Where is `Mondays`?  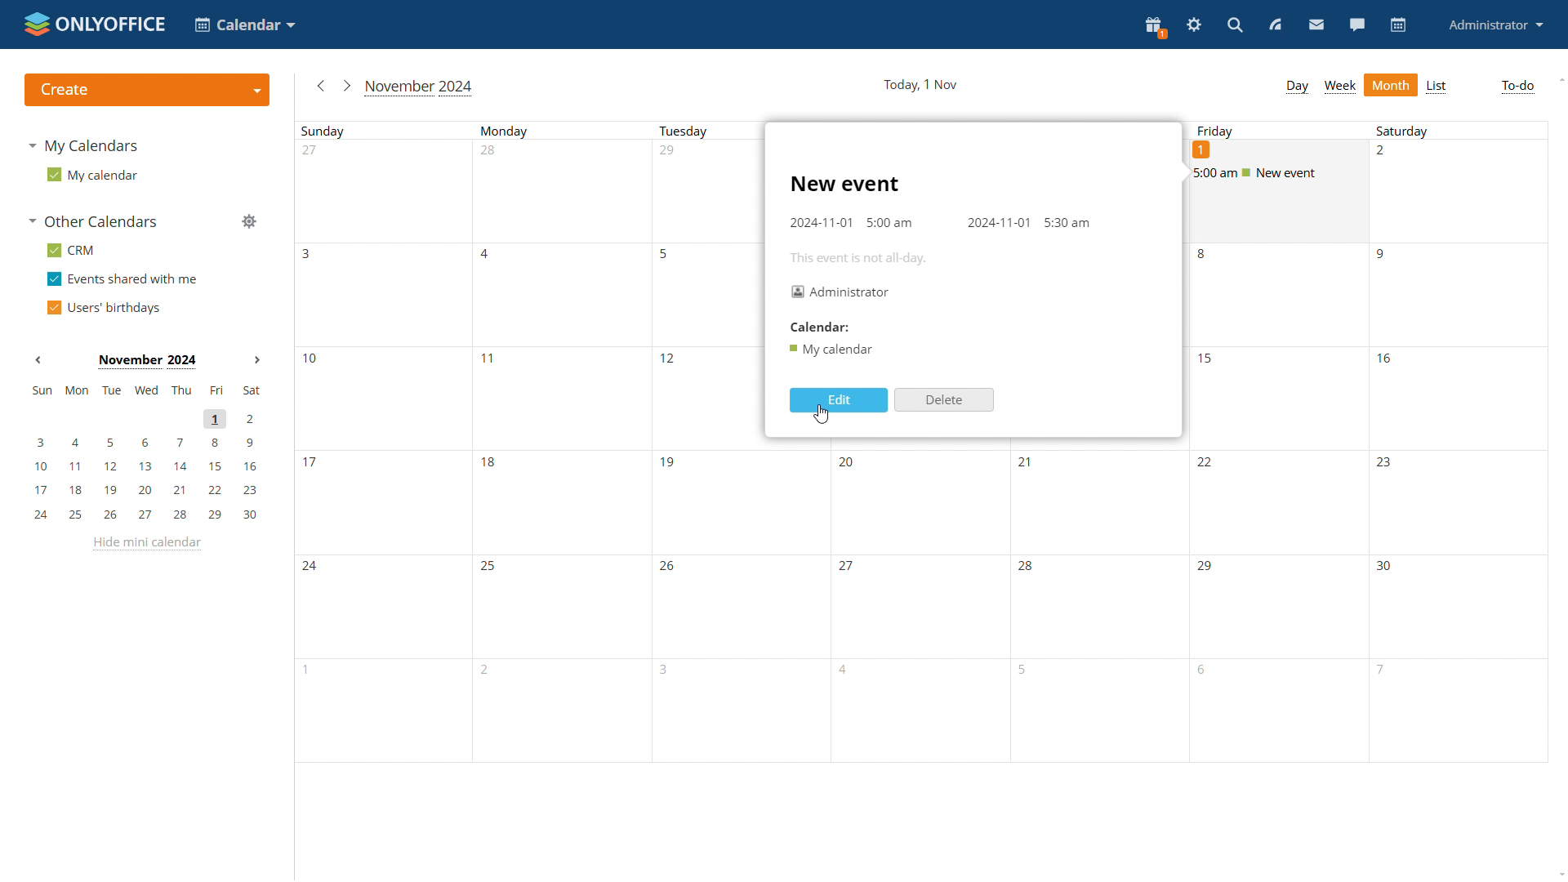 Mondays is located at coordinates (561, 443).